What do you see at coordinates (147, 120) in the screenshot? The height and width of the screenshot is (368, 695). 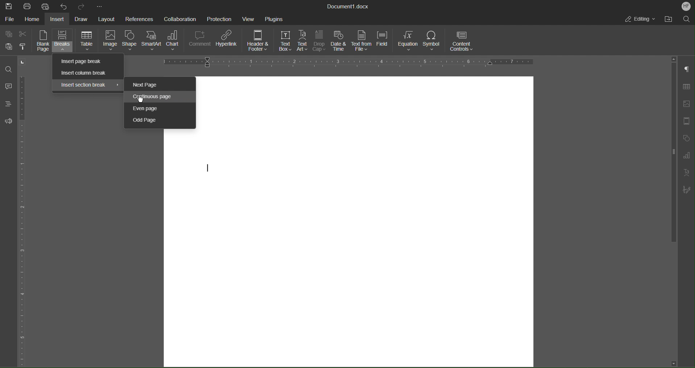 I see `Odd Page` at bounding box center [147, 120].